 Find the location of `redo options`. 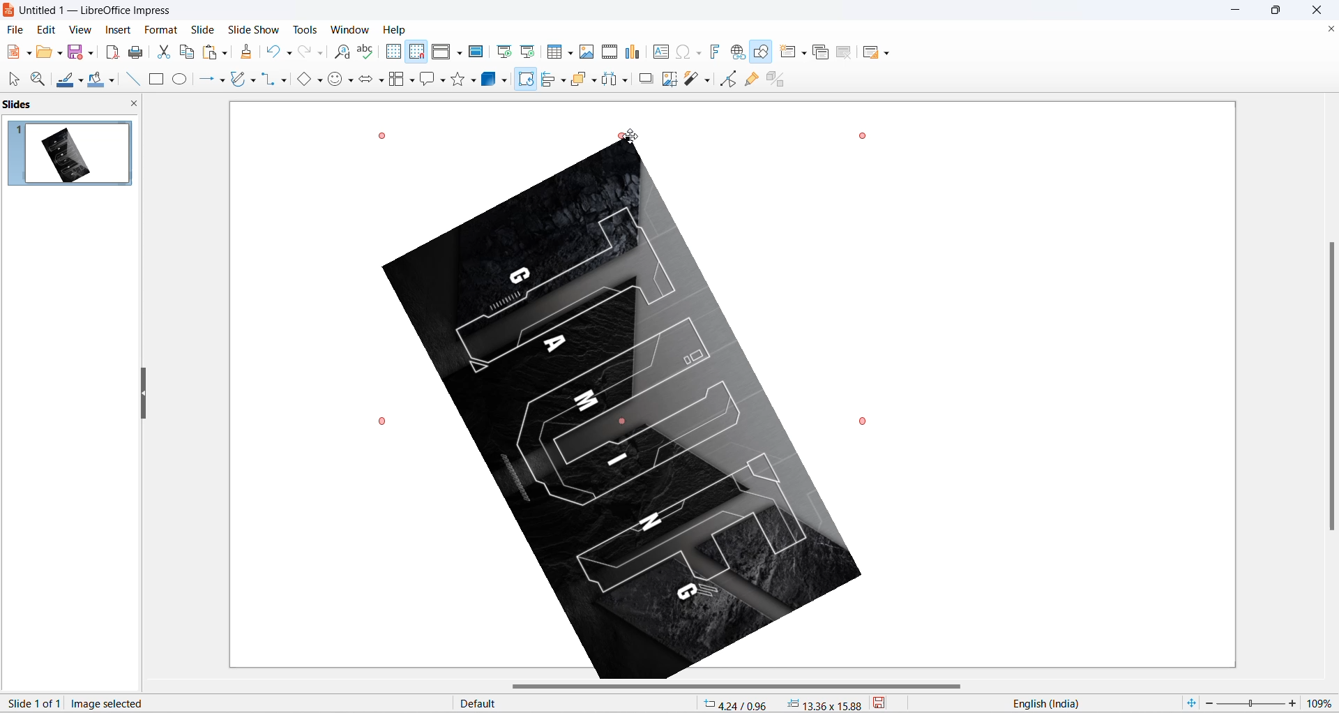

redo options is located at coordinates (321, 54).